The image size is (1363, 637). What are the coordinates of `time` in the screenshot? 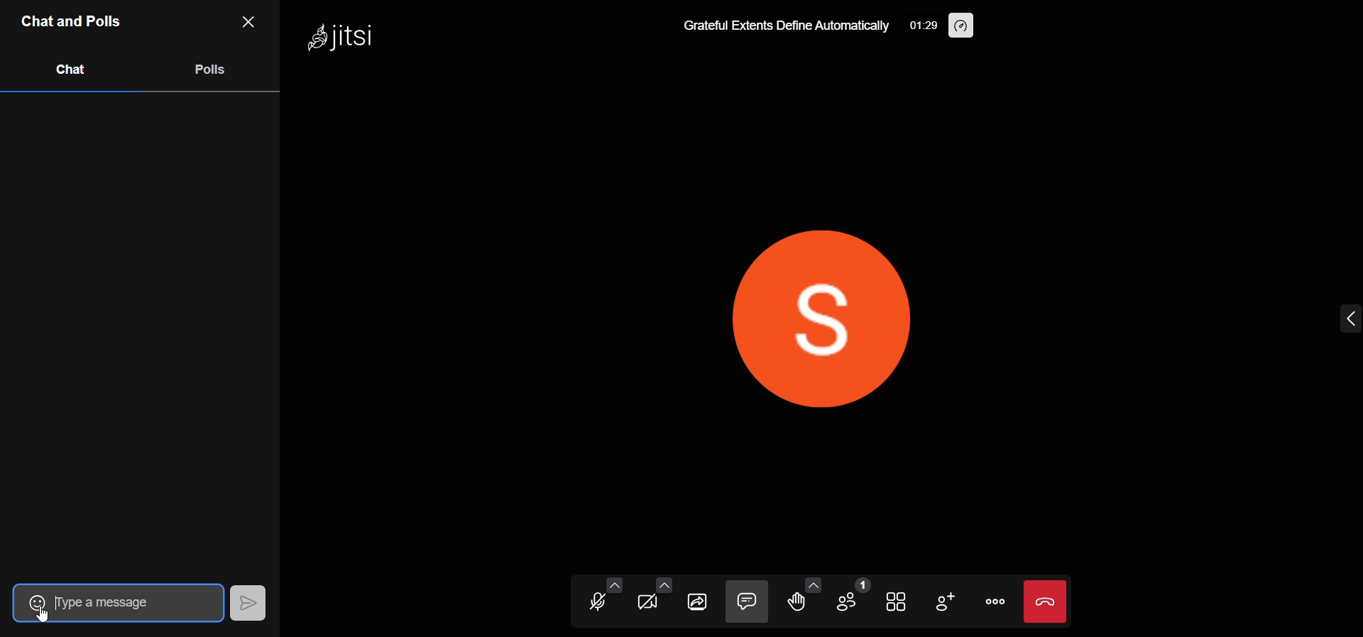 It's located at (921, 24).